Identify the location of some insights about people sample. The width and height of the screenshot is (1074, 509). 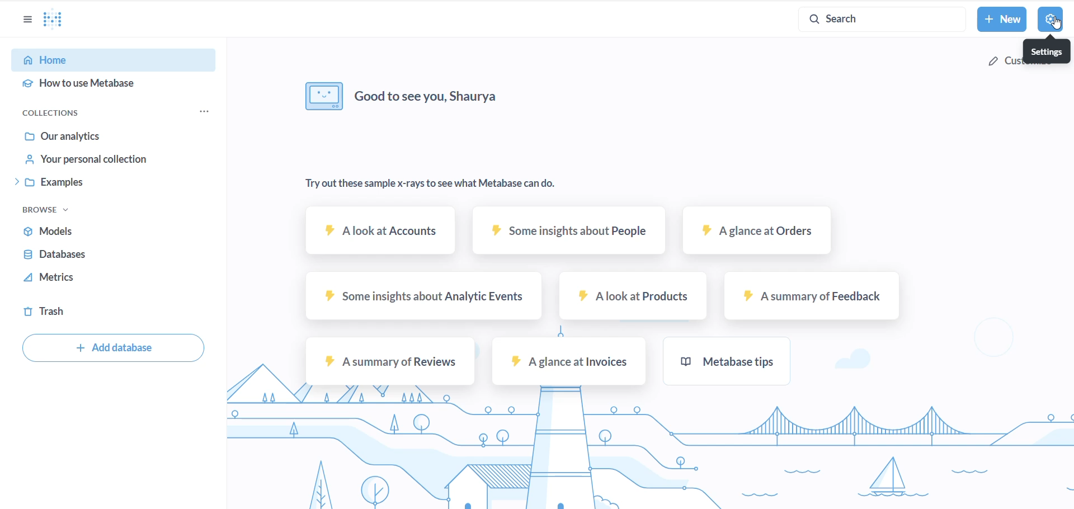
(566, 230).